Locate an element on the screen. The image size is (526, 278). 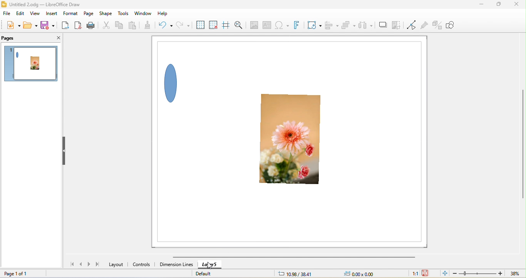
crop image is located at coordinates (396, 25).